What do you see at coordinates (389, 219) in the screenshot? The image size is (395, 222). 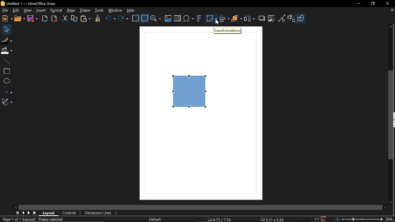 I see `50% (Current zoom)` at bounding box center [389, 219].